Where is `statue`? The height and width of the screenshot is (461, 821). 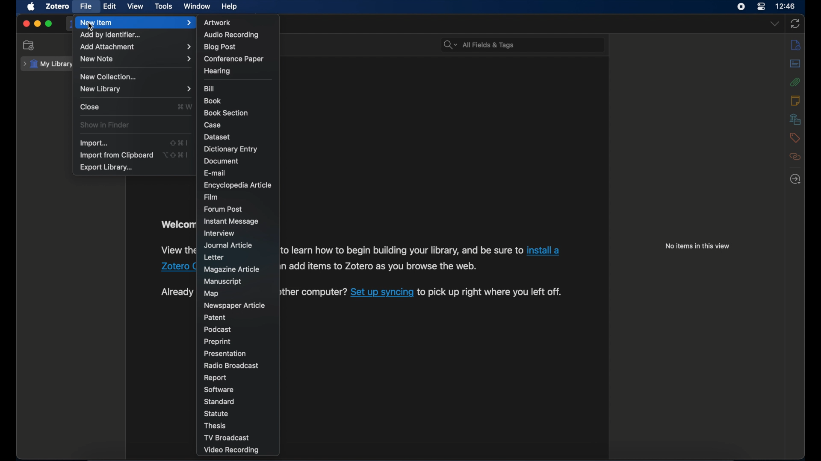 statue is located at coordinates (217, 414).